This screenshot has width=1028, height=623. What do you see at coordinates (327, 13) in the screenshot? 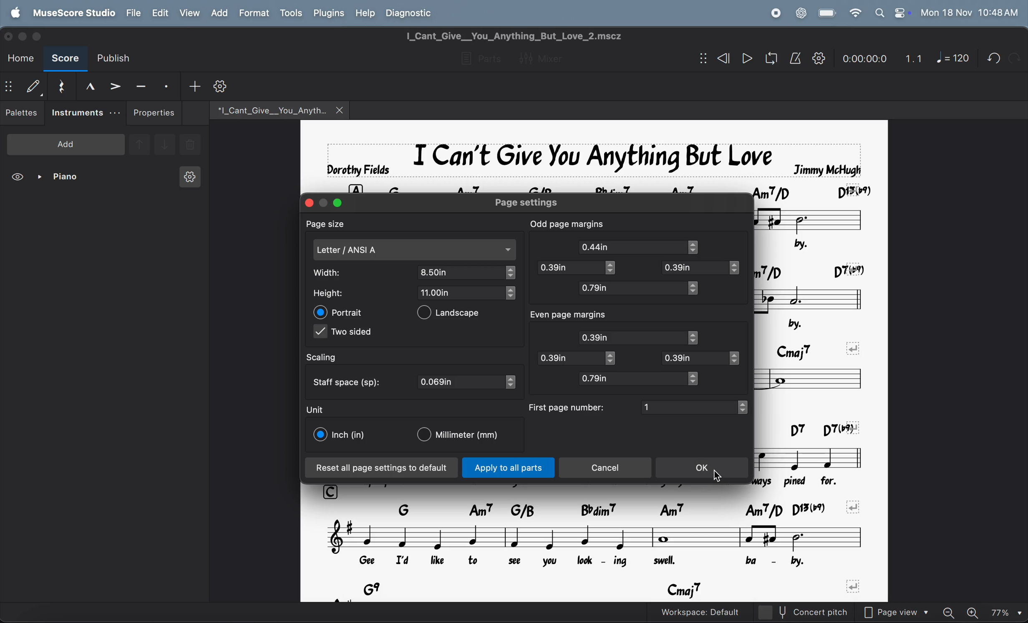
I see `plugins` at bounding box center [327, 13].